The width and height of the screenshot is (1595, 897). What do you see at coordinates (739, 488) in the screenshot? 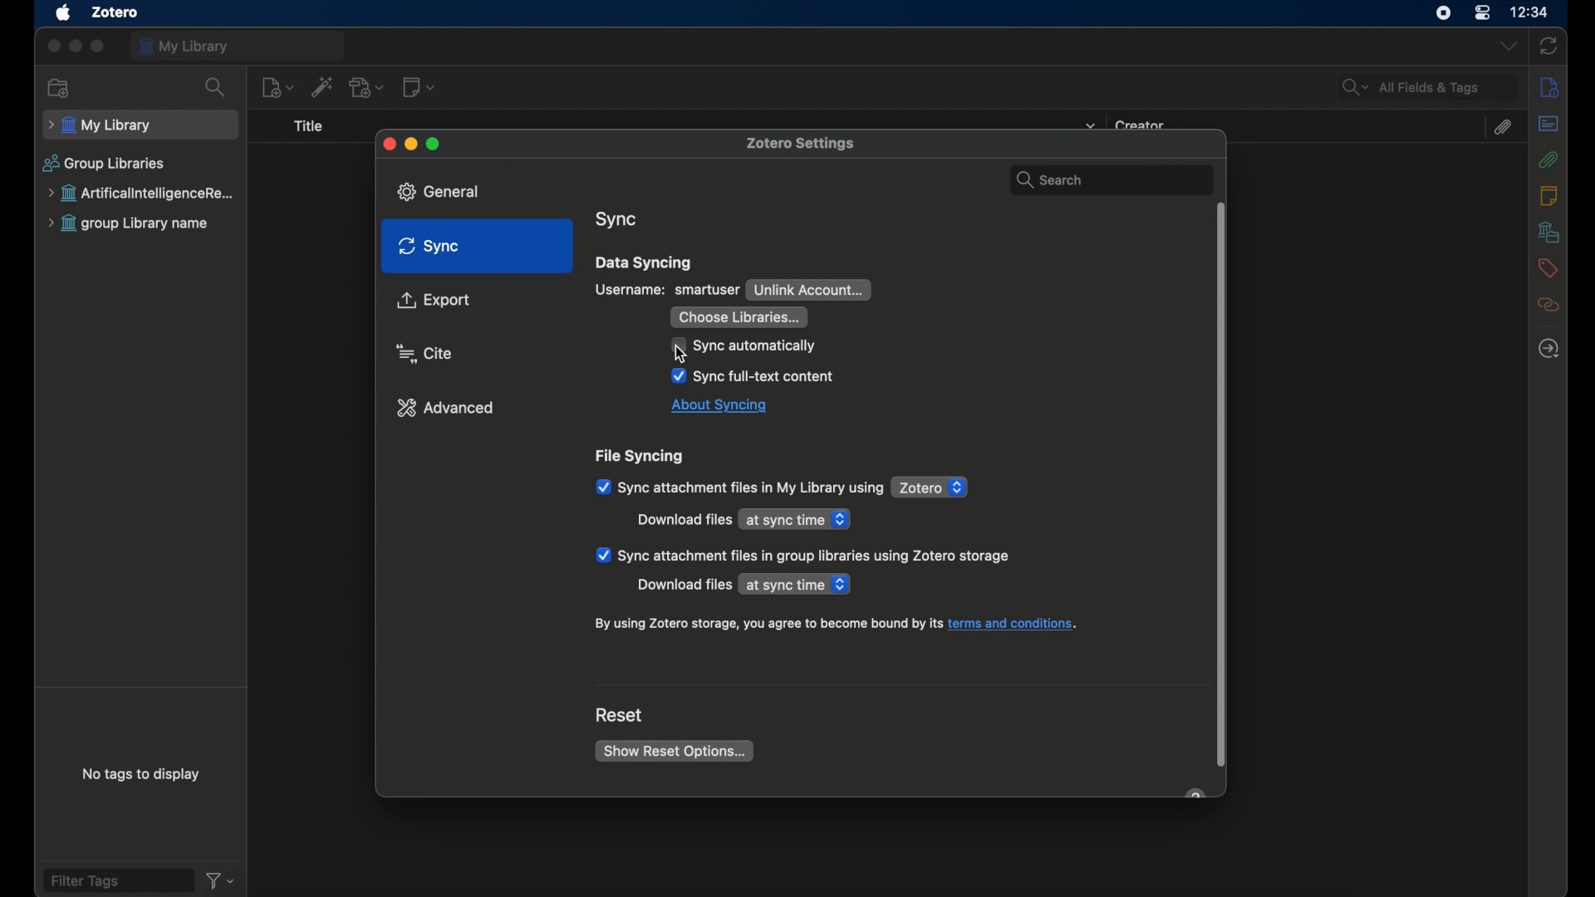
I see `sync attachment files in my library using check box` at bounding box center [739, 488].